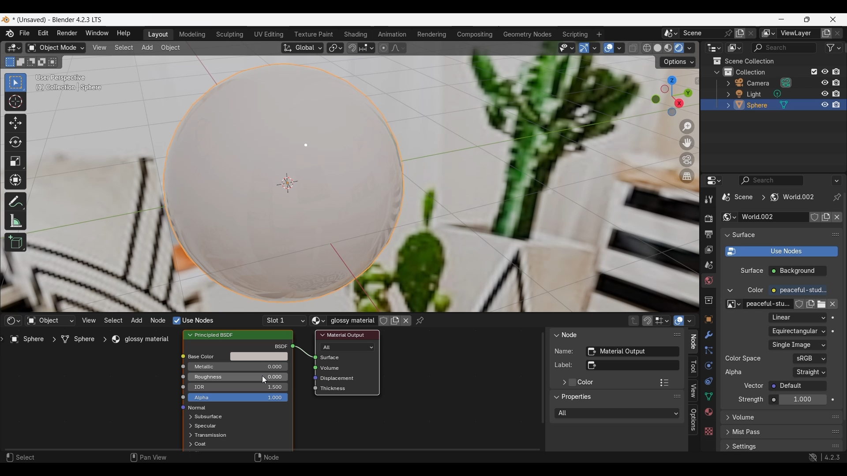 The height and width of the screenshot is (476, 847). Describe the element at coordinates (632, 352) in the screenshot. I see `Unique node identifier` at that location.